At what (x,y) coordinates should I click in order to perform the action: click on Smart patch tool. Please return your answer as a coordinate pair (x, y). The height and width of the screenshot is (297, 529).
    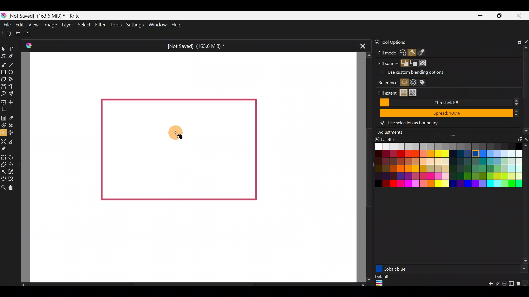
    Looking at the image, I should click on (13, 125).